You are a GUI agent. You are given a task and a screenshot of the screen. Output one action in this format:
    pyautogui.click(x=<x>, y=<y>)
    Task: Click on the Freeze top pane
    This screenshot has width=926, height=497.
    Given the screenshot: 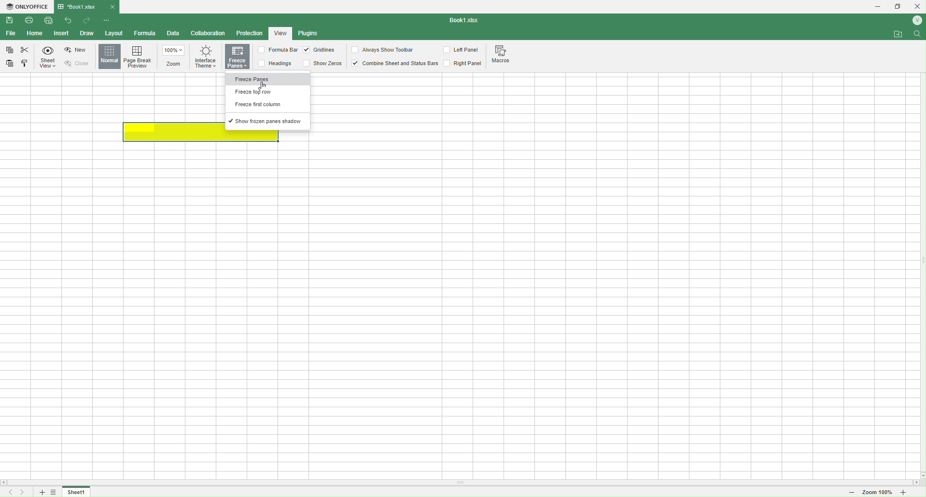 What is the action you would take?
    pyautogui.click(x=266, y=92)
    